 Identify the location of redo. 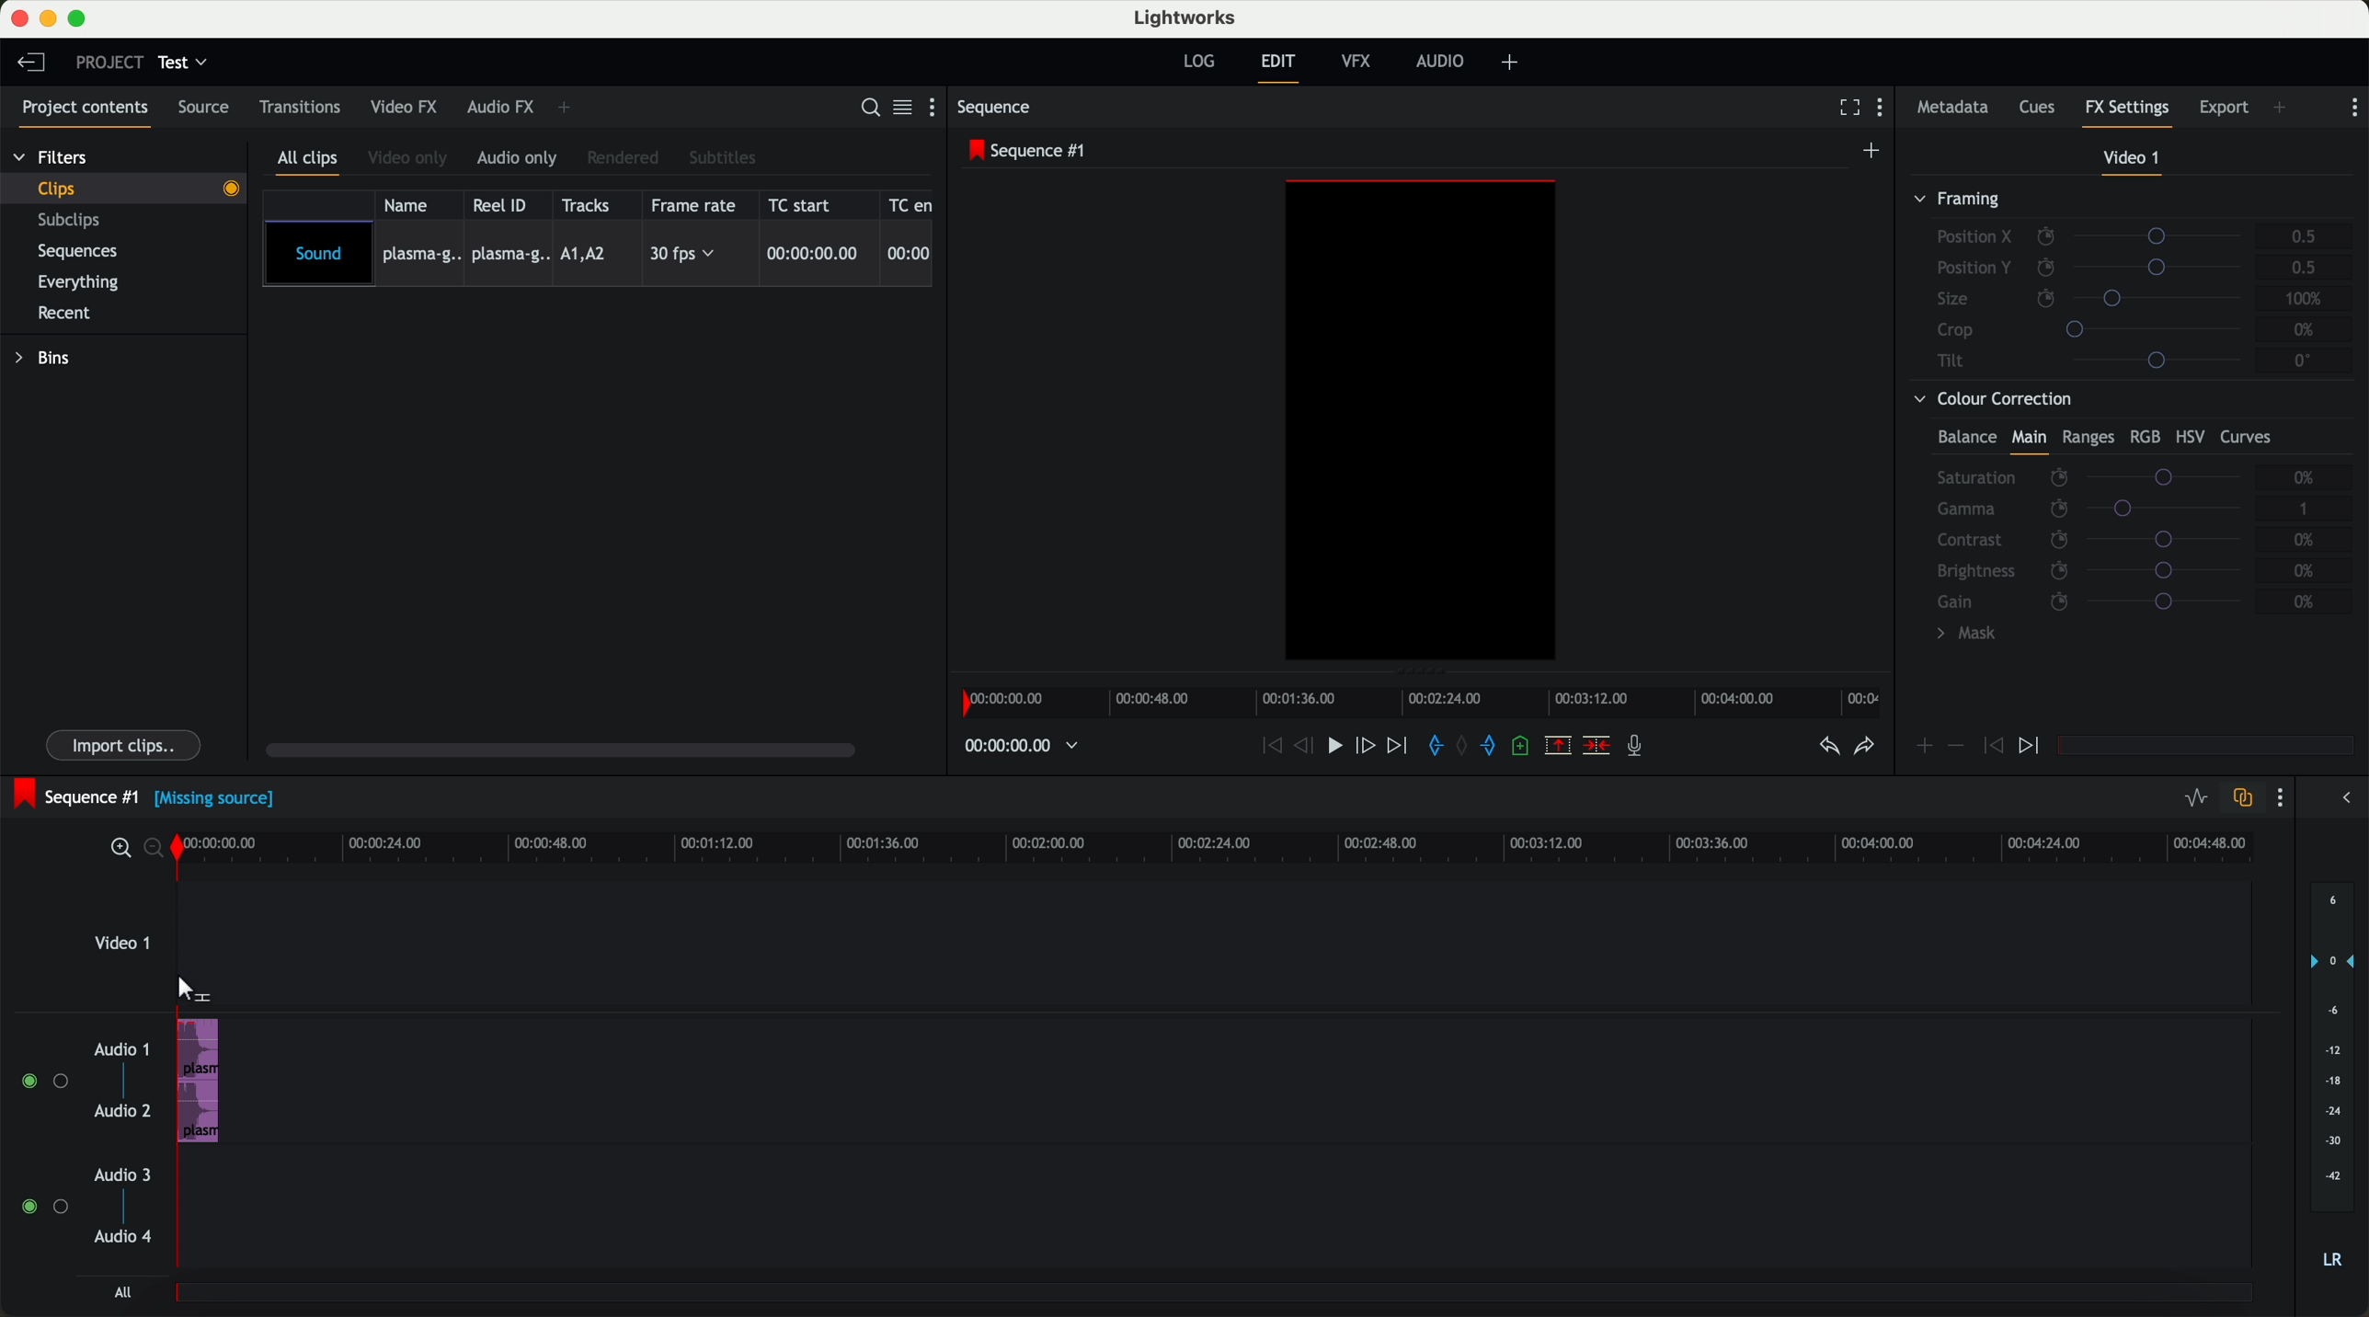
(1862, 749).